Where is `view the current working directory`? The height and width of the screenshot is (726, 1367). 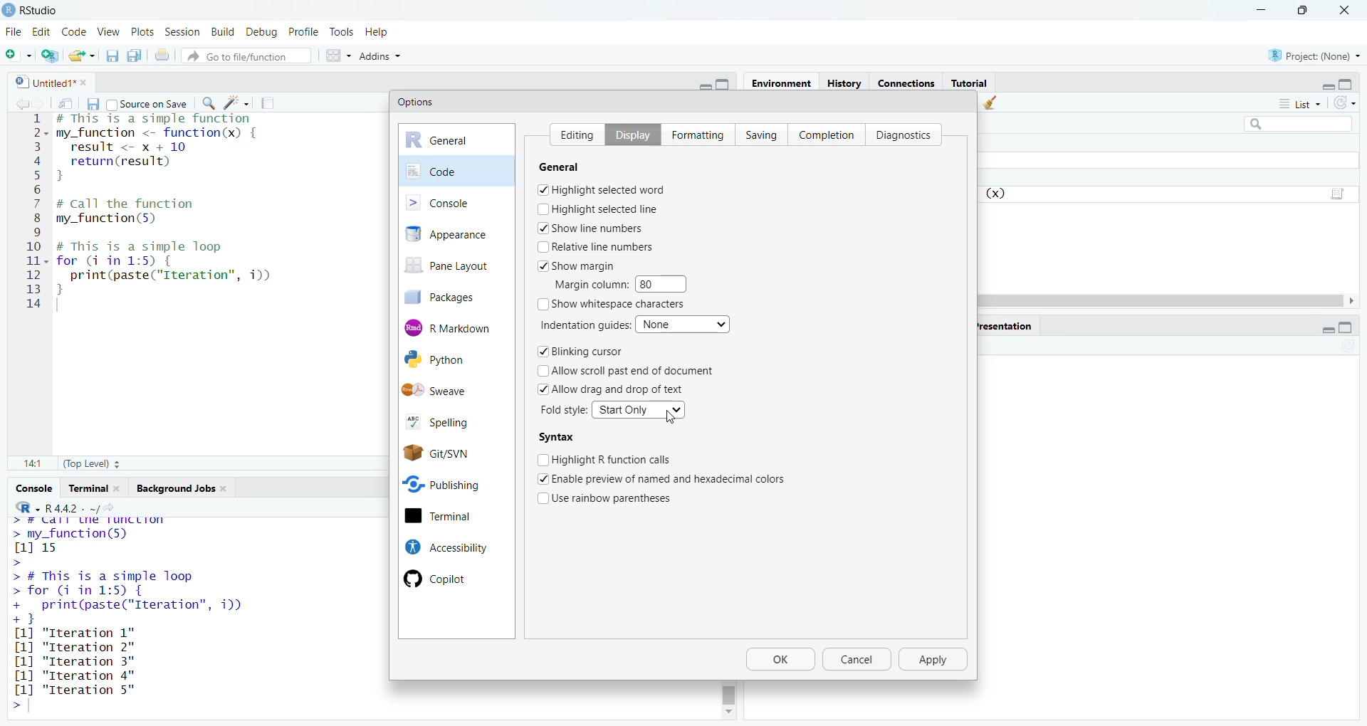 view the current working directory is located at coordinates (115, 507).